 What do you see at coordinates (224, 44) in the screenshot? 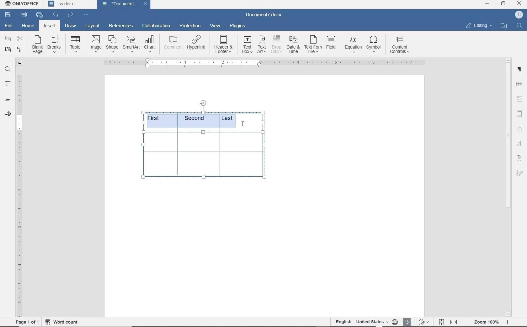
I see `header & footer` at bounding box center [224, 44].